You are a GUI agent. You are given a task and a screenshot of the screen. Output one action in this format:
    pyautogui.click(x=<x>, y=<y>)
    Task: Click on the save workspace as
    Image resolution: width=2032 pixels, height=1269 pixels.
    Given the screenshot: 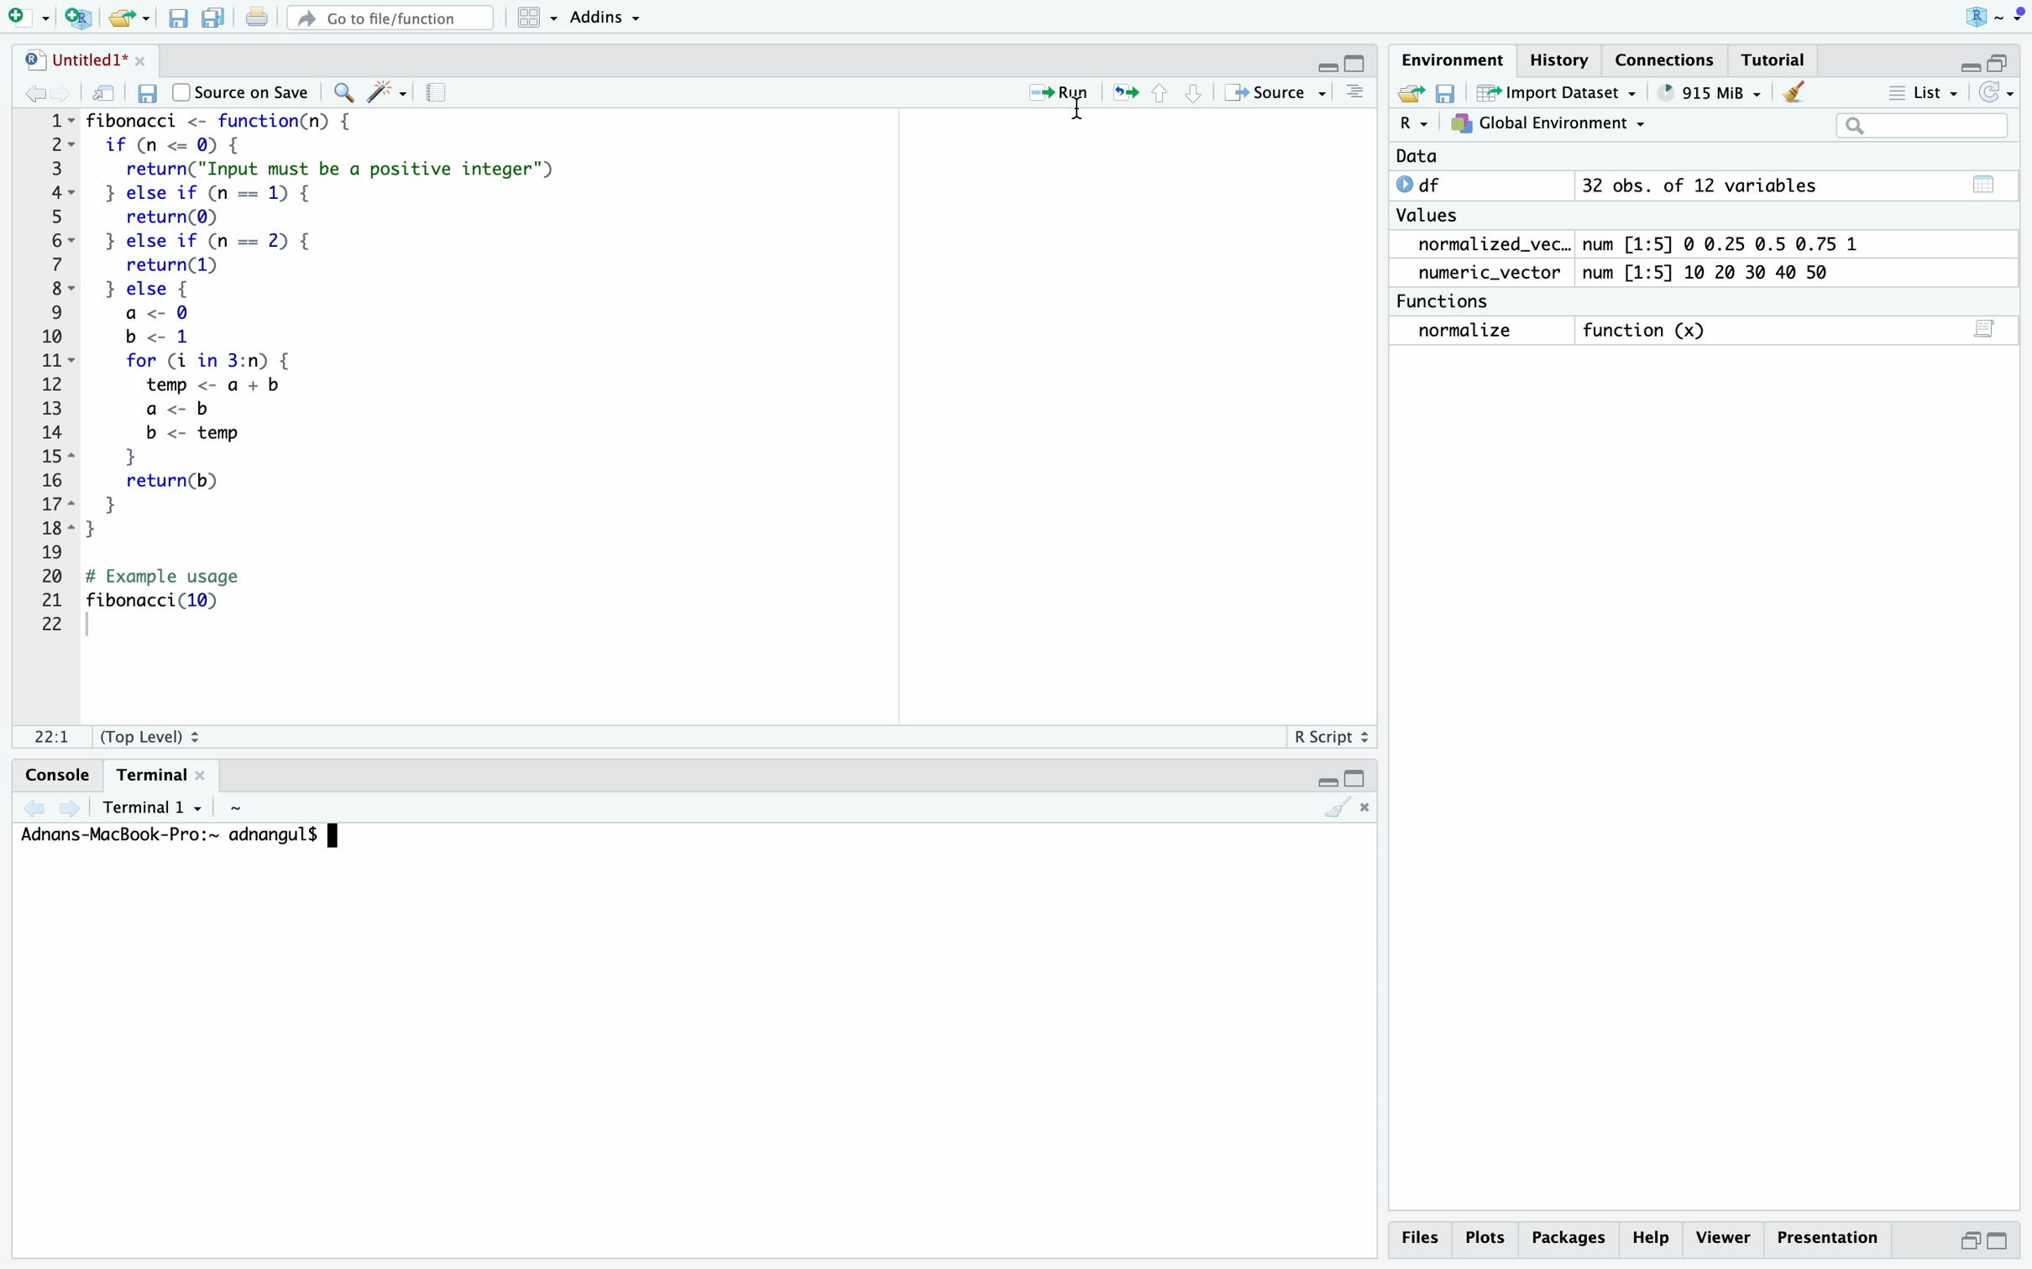 What is the action you would take?
    pyautogui.click(x=1452, y=94)
    